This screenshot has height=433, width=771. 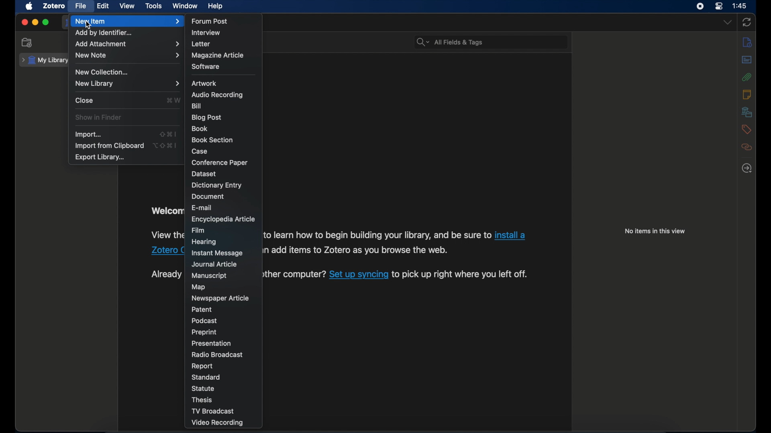 I want to click on to learn how to begin building your library, and be sure to, so click(x=377, y=235).